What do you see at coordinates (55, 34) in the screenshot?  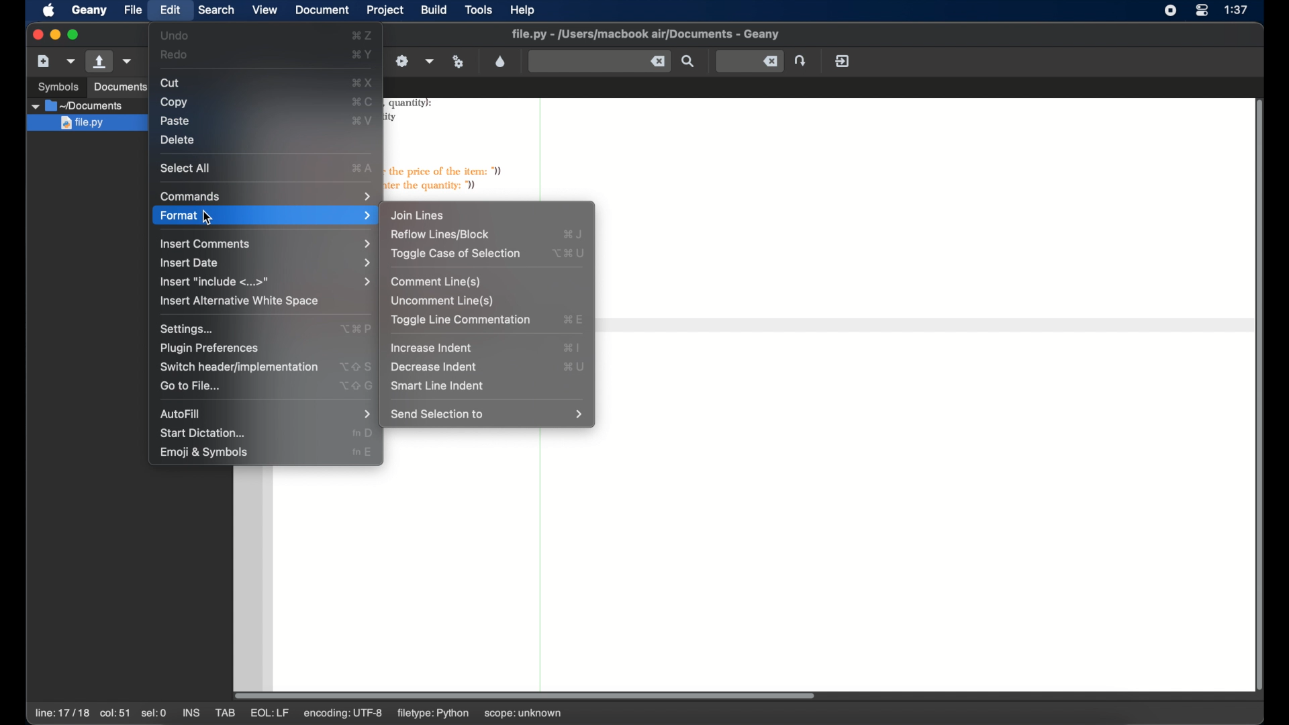 I see `minimize` at bounding box center [55, 34].